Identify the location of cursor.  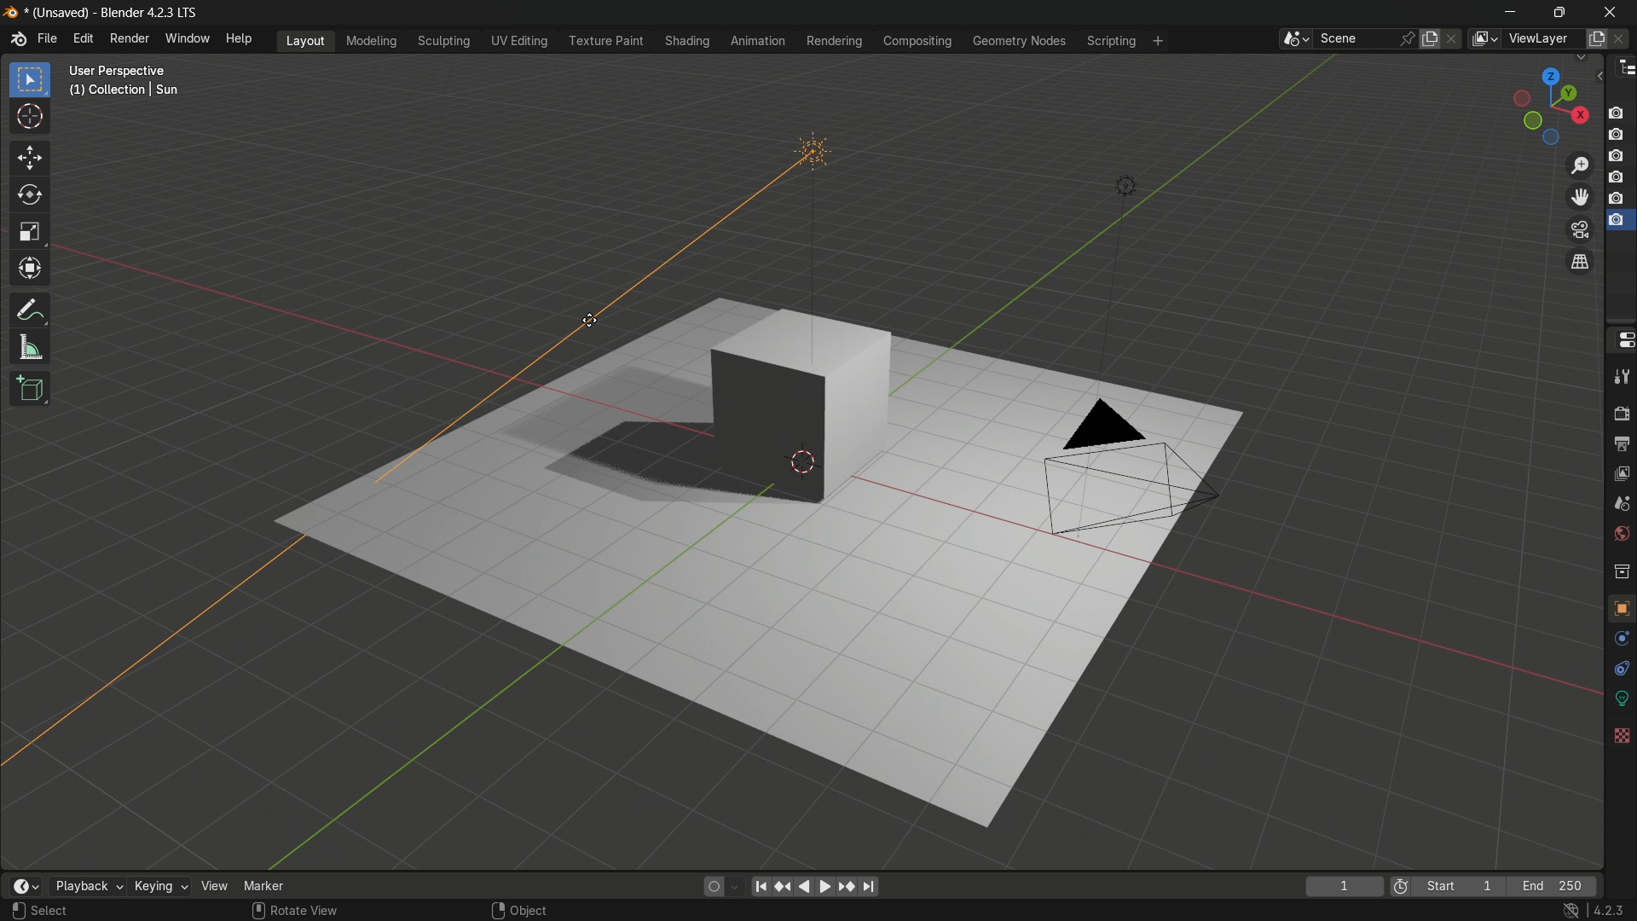
(30, 120).